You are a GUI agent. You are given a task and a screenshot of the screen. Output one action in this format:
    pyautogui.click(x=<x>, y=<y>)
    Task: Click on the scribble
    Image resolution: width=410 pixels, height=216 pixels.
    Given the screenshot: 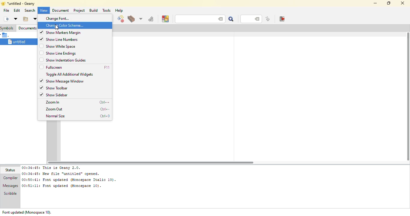 What is the action you would take?
    pyautogui.click(x=9, y=194)
    